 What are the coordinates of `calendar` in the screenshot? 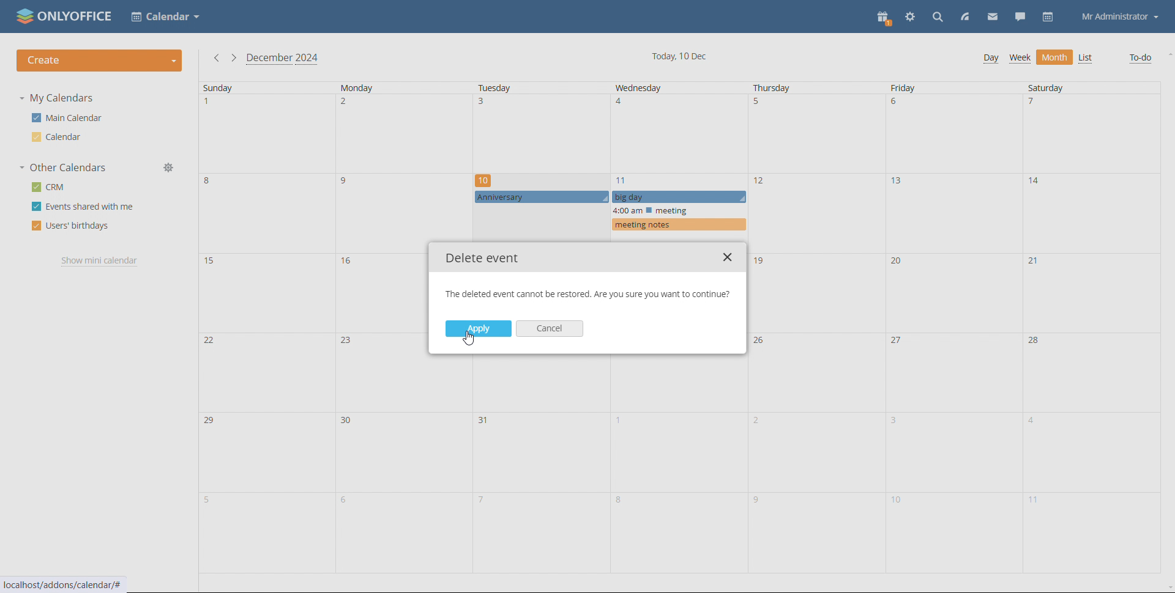 It's located at (58, 137).